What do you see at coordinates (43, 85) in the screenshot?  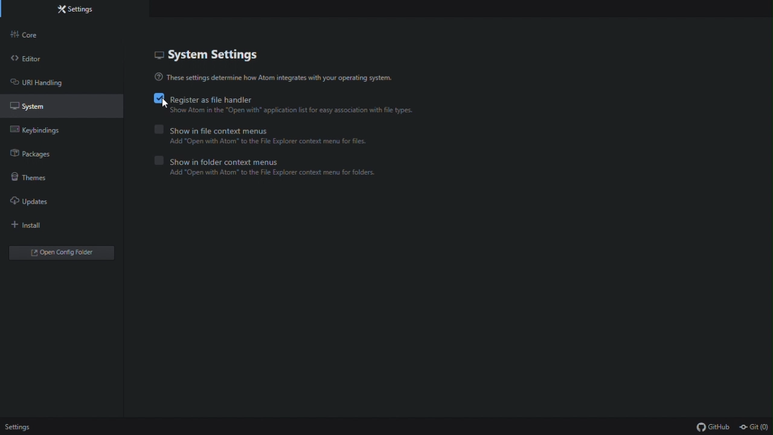 I see `URL handling` at bounding box center [43, 85].